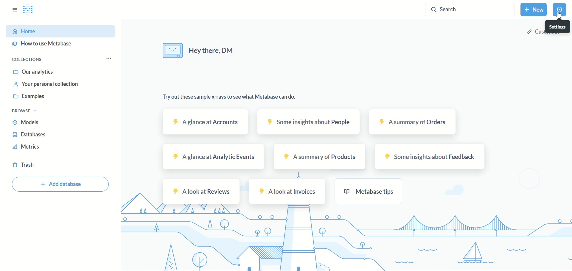 The image size is (572, 271). What do you see at coordinates (14, 10) in the screenshot?
I see `sidebar` at bounding box center [14, 10].